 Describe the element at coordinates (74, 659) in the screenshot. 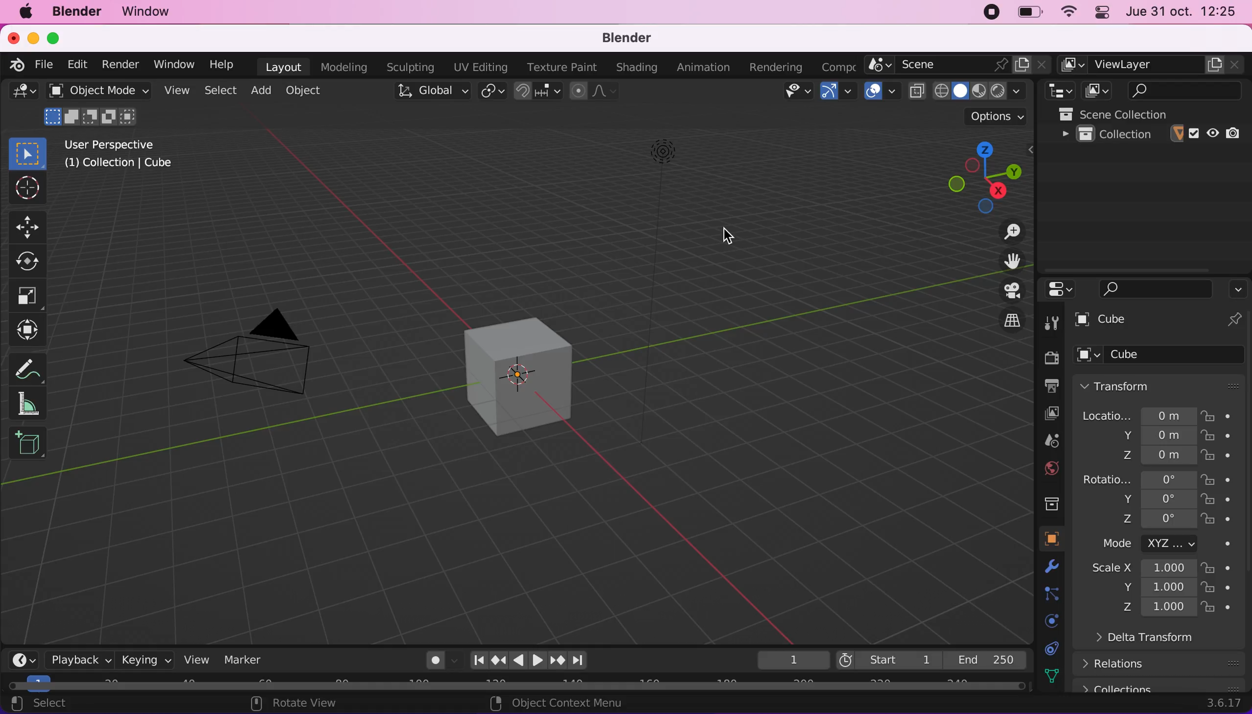

I see `playback` at that location.